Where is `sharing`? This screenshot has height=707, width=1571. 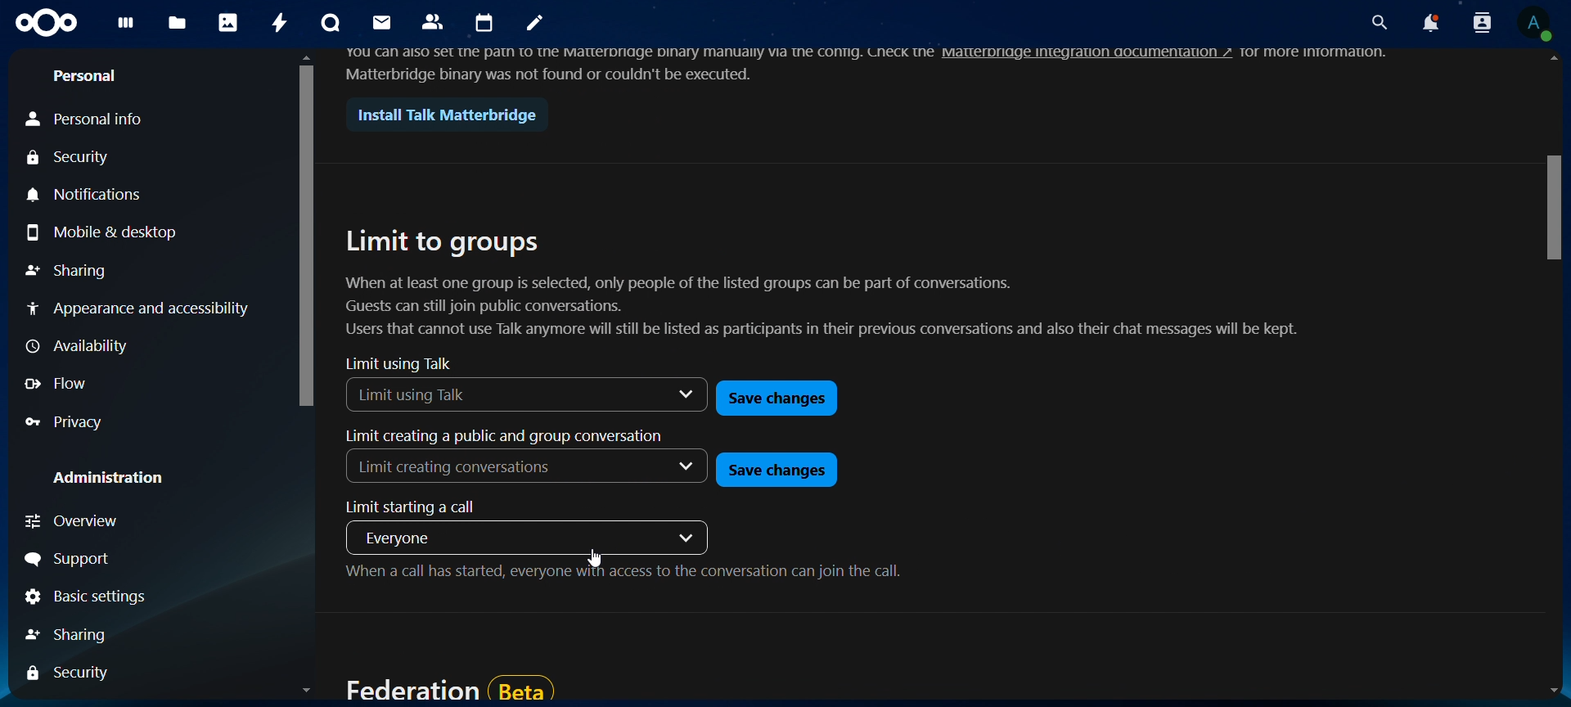 sharing is located at coordinates (74, 635).